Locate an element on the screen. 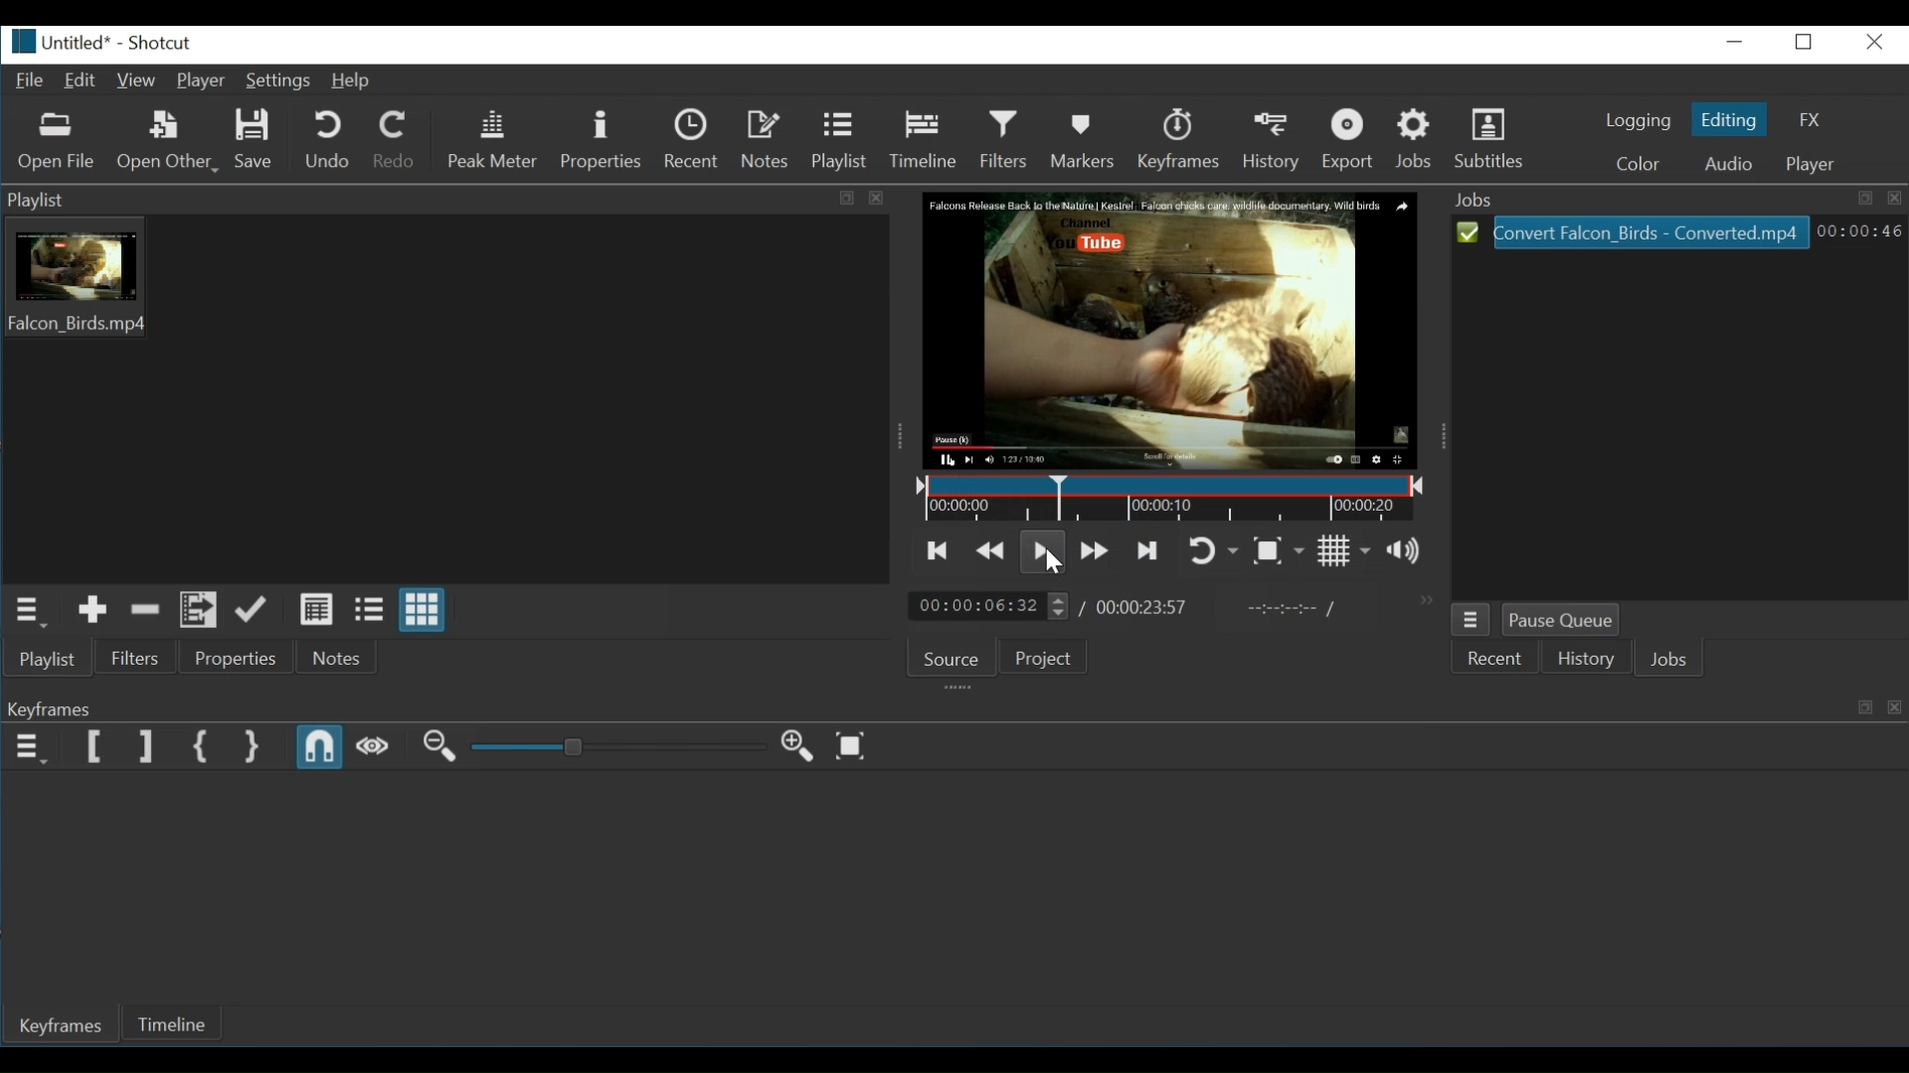 Image resolution: width=1909 pixels, height=1073 pixels. Player is located at coordinates (1817, 163).